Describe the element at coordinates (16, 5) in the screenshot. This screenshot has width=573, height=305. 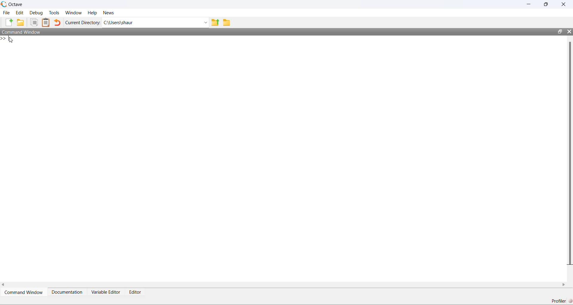
I see `Octave` at that location.